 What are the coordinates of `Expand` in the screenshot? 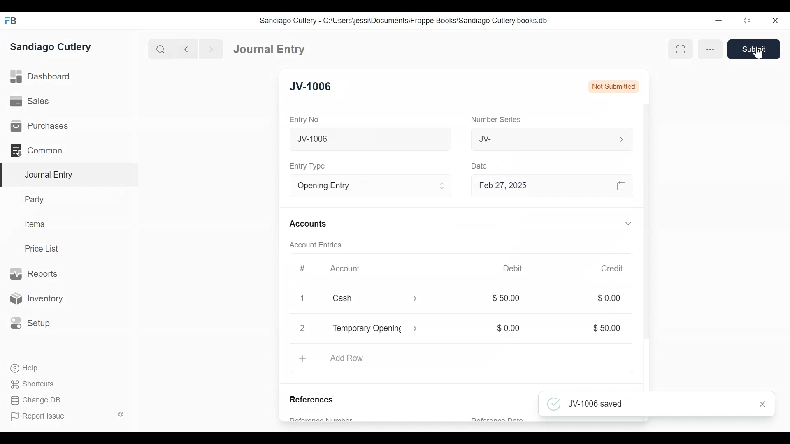 It's located at (620, 139).